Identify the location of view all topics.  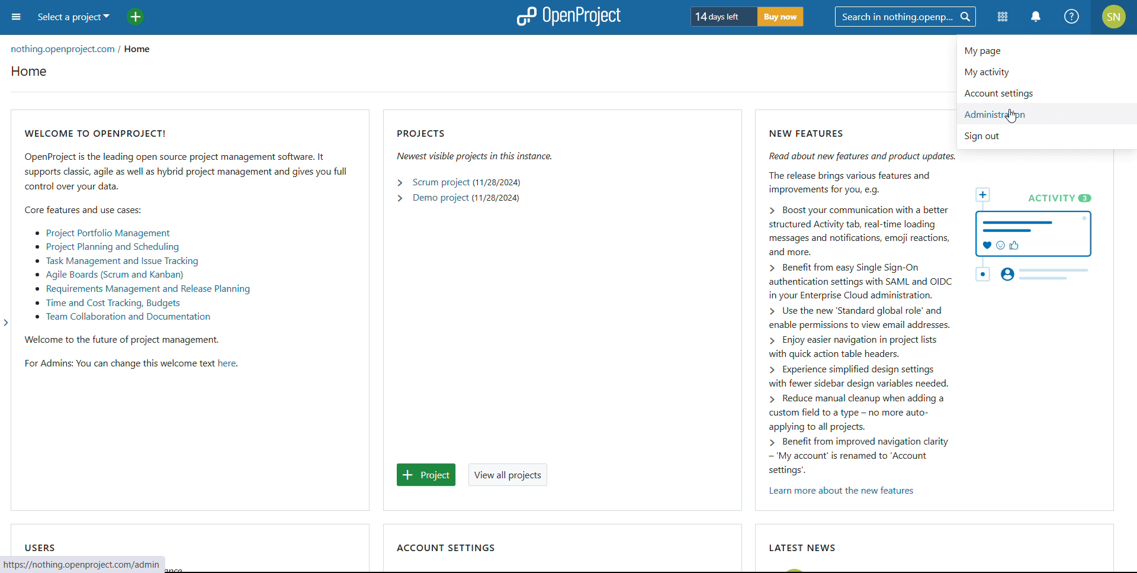
(508, 474).